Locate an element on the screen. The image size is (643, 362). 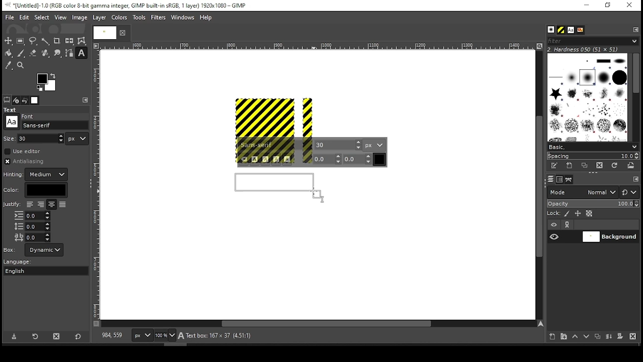
font is located at coordinates (55, 125).